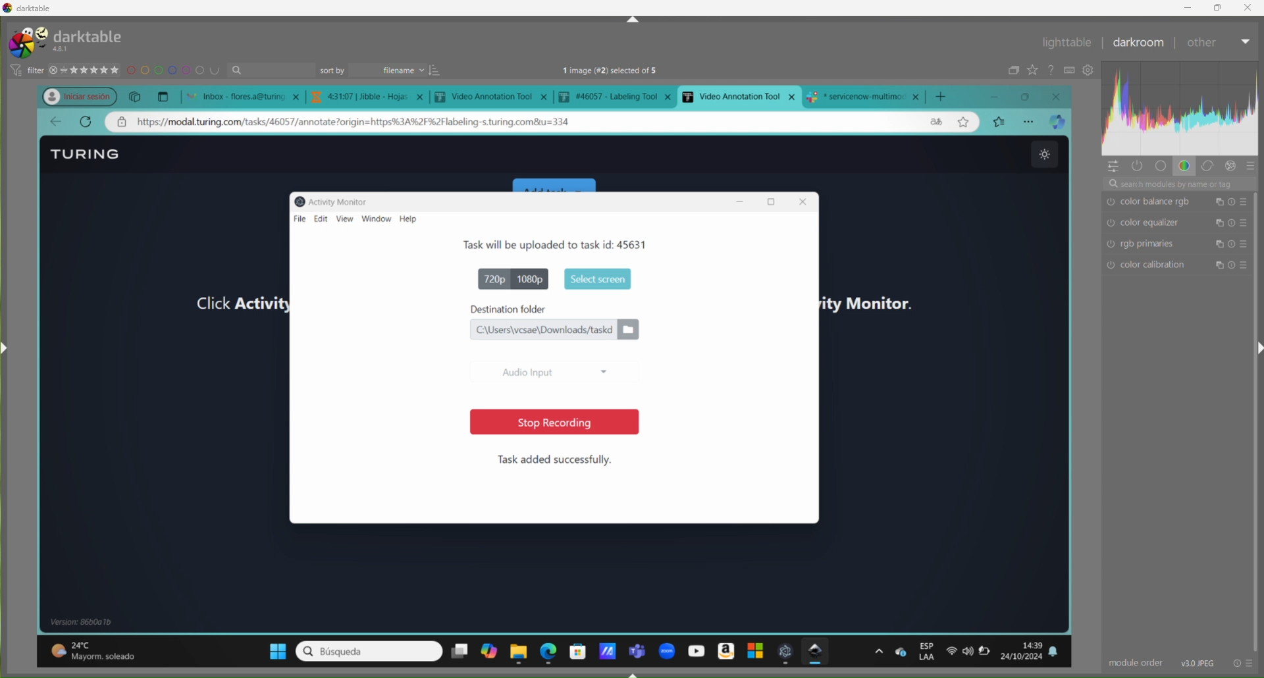 The width and height of the screenshot is (1264, 678). I want to click on edit, so click(321, 217).